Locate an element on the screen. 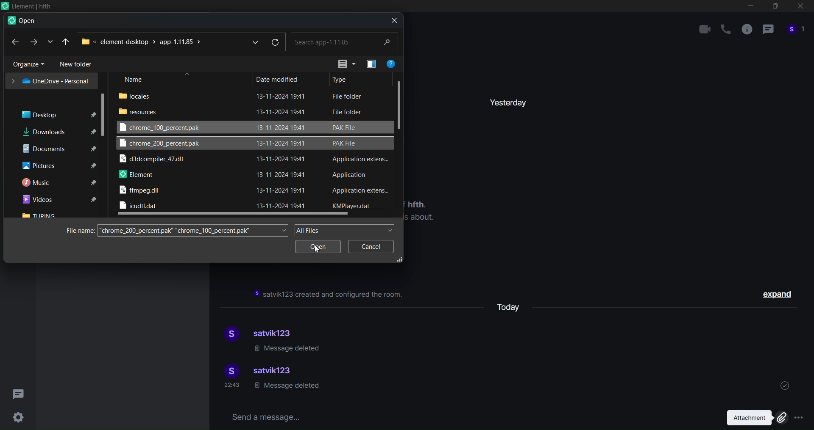  maximize is located at coordinates (774, 8).